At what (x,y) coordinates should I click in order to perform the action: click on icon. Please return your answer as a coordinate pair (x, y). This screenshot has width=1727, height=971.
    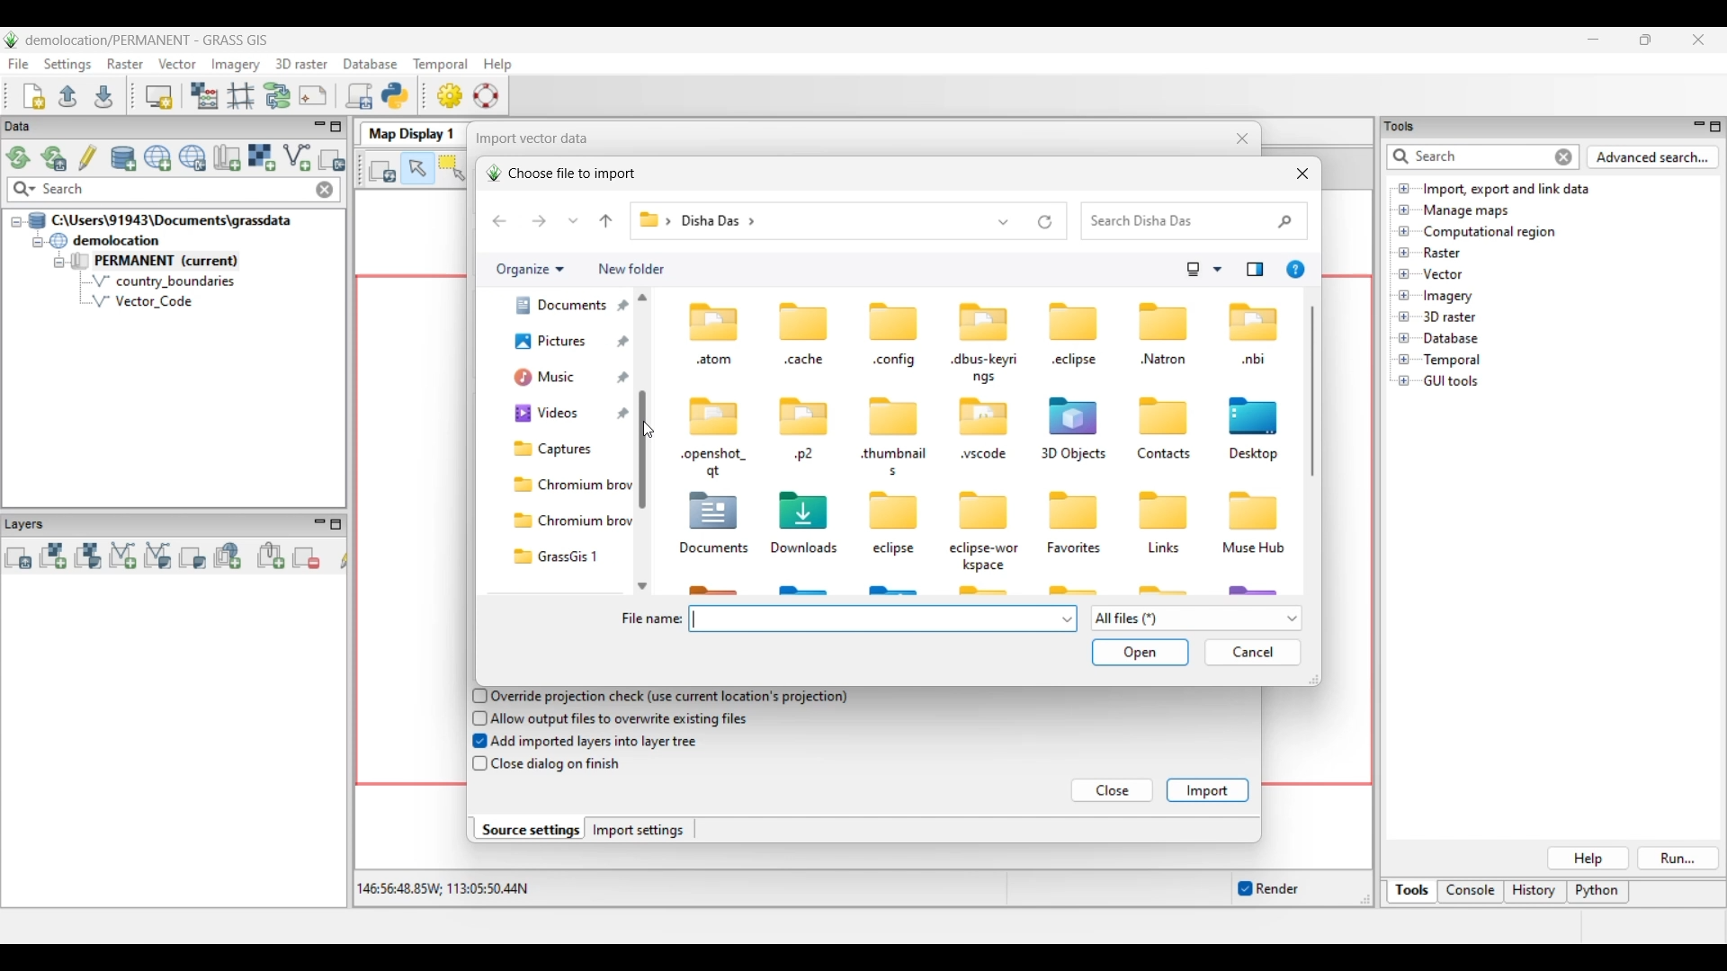
    Looking at the image, I should click on (985, 511).